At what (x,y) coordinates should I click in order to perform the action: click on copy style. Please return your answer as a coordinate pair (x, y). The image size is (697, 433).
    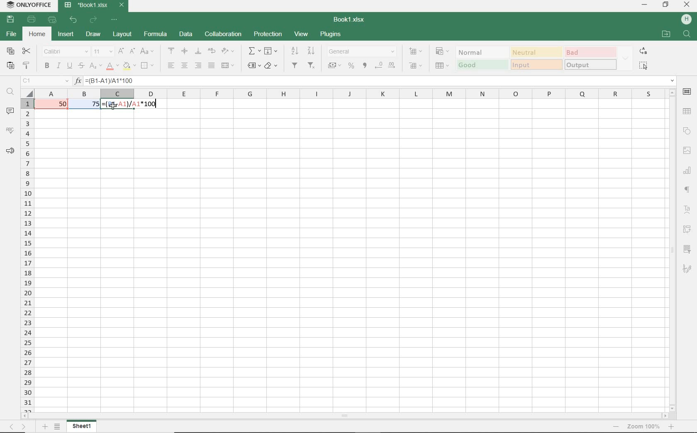
    Looking at the image, I should click on (27, 66).